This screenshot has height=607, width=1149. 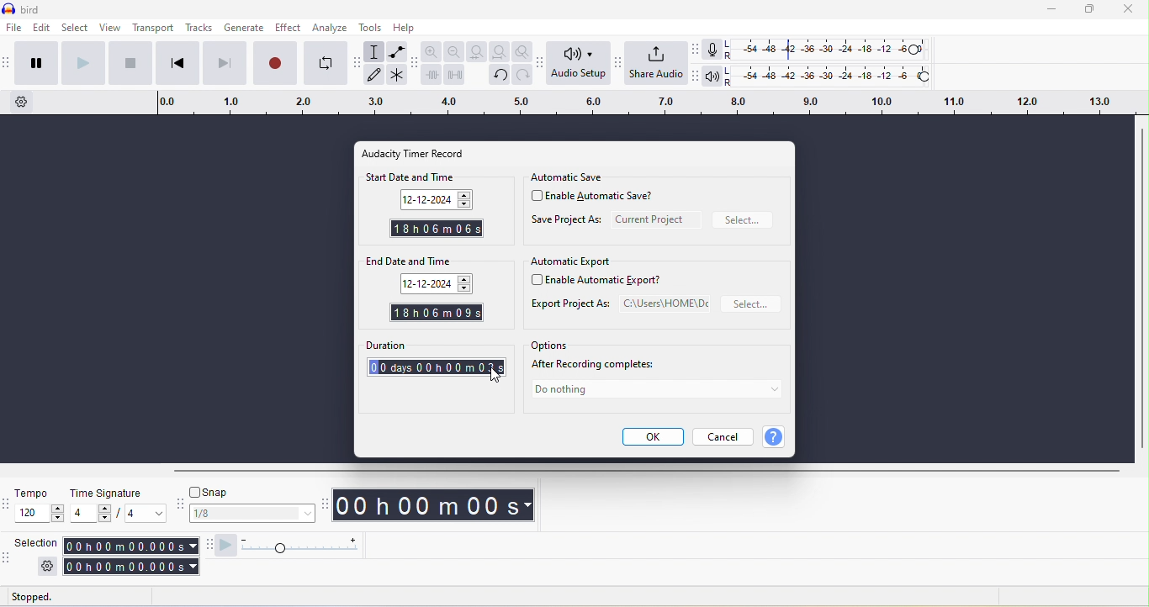 What do you see at coordinates (74, 29) in the screenshot?
I see `select` at bounding box center [74, 29].